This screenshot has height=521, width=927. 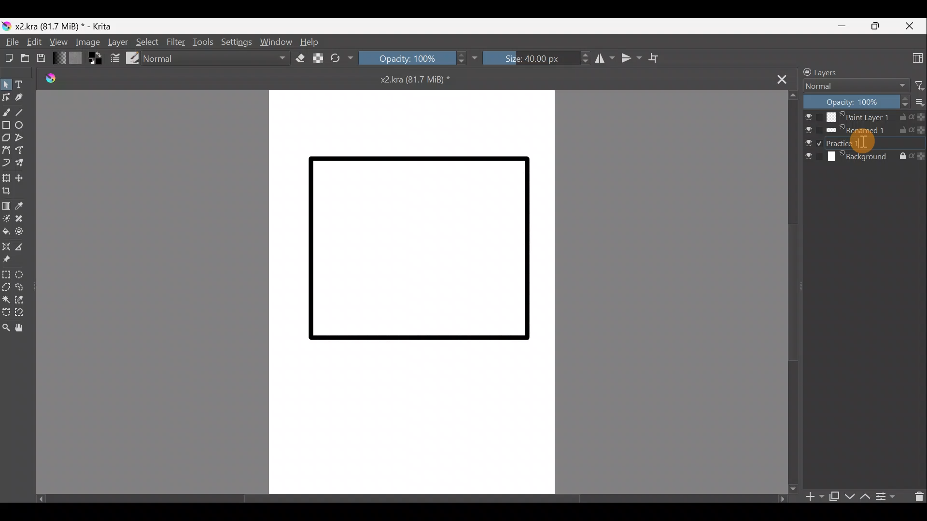 I want to click on Save, so click(x=41, y=57).